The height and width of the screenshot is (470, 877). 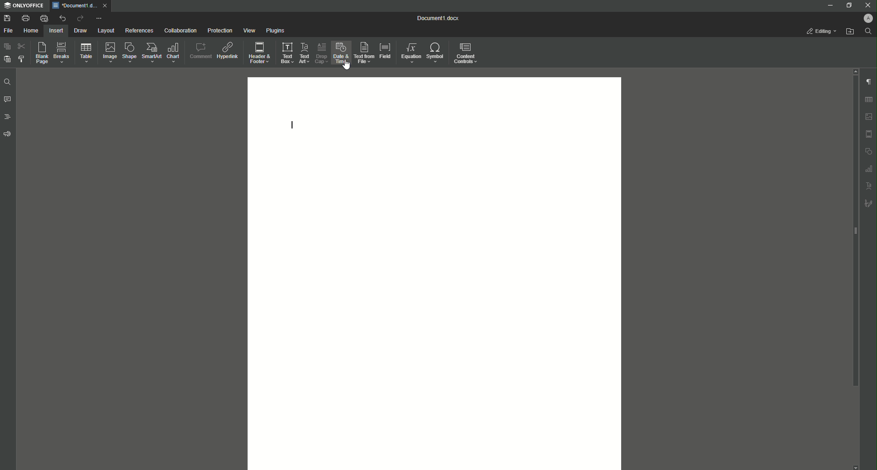 What do you see at coordinates (854, 231) in the screenshot?
I see `scroll bar` at bounding box center [854, 231].